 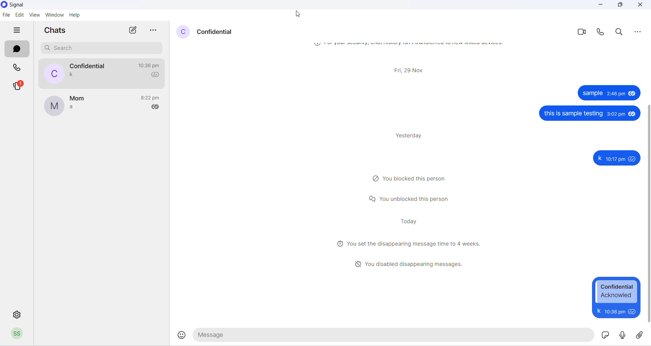 What do you see at coordinates (600, 32) in the screenshot?
I see `voice call` at bounding box center [600, 32].